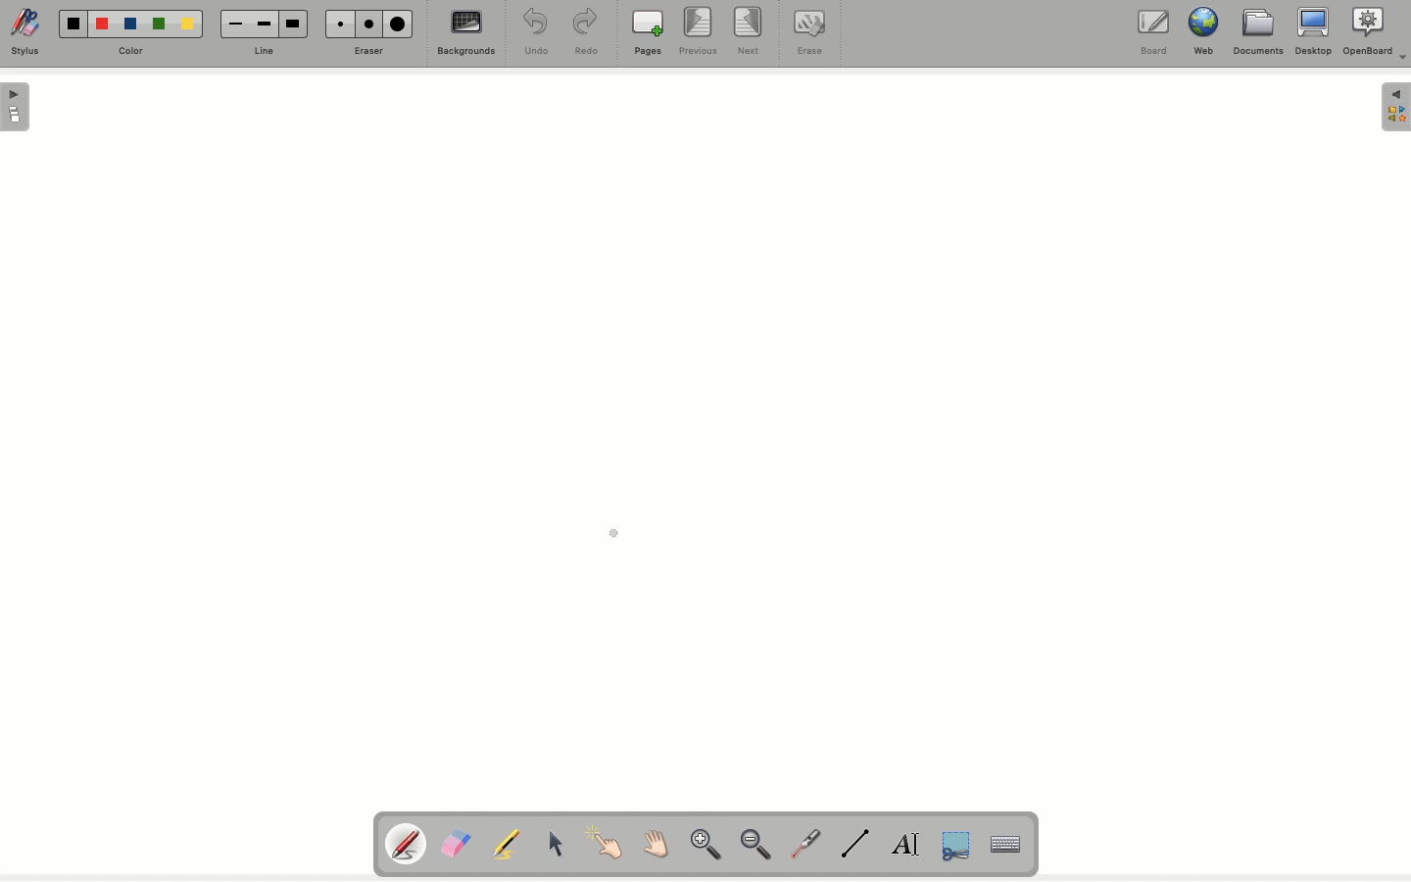 This screenshot has height=882, width=1411. What do you see at coordinates (103, 26) in the screenshot?
I see `Red` at bounding box center [103, 26].